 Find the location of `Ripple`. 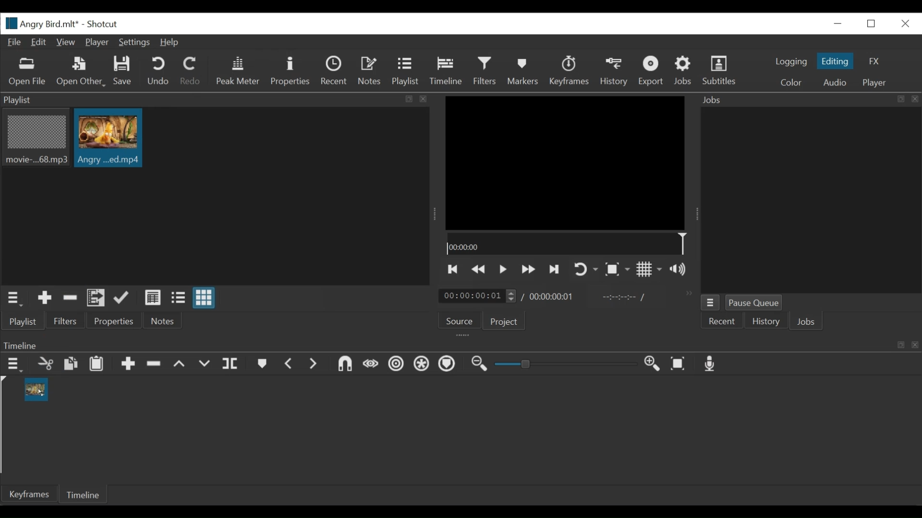

Ripple is located at coordinates (397, 365).